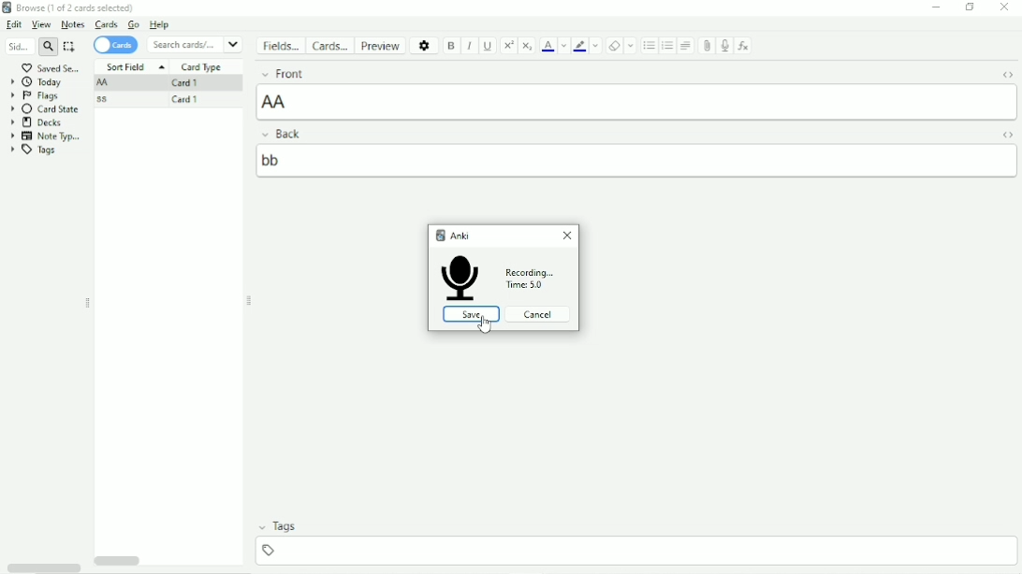  What do you see at coordinates (14, 25) in the screenshot?
I see `Edit` at bounding box center [14, 25].